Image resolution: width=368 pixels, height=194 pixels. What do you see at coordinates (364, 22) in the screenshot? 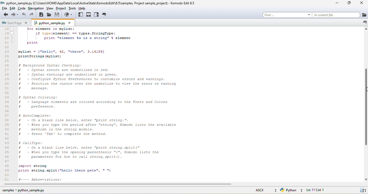
I see `list all tabs` at bounding box center [364, 22].